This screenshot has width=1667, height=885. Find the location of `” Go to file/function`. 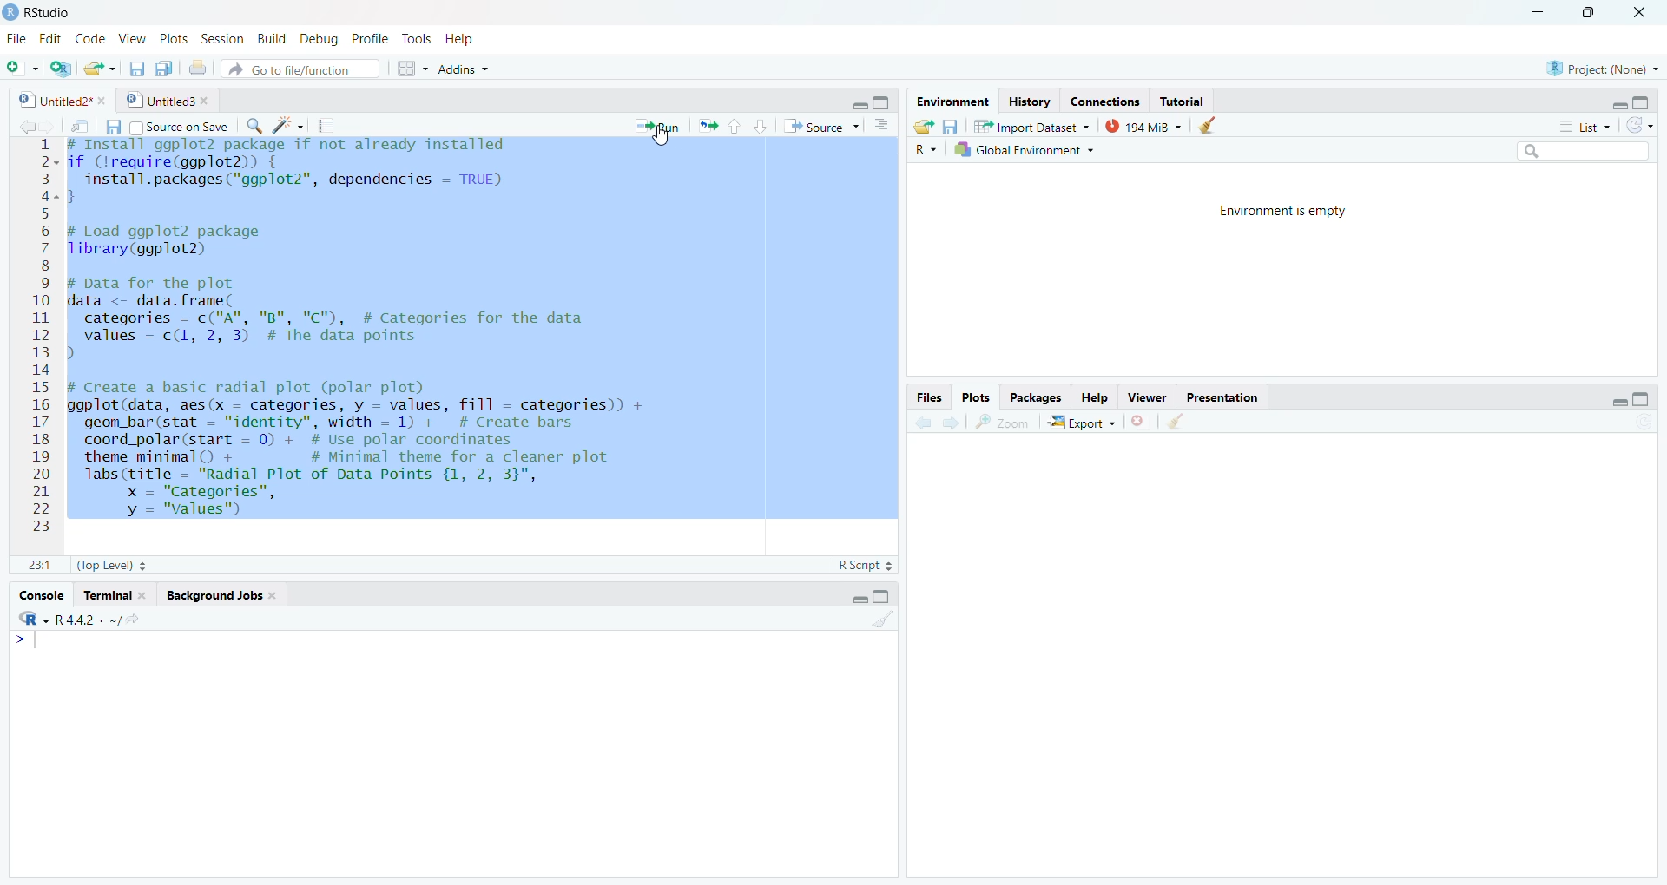

” Go to file/function is located at coordinates (304, 69).